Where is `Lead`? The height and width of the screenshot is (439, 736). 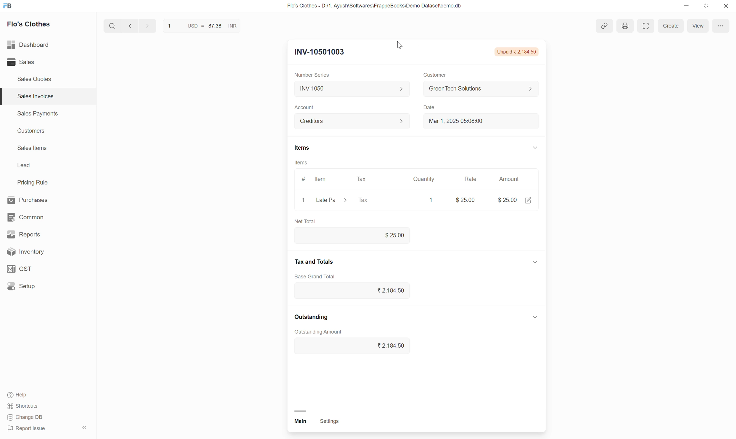 Lead is located at coordinates (24, 166).